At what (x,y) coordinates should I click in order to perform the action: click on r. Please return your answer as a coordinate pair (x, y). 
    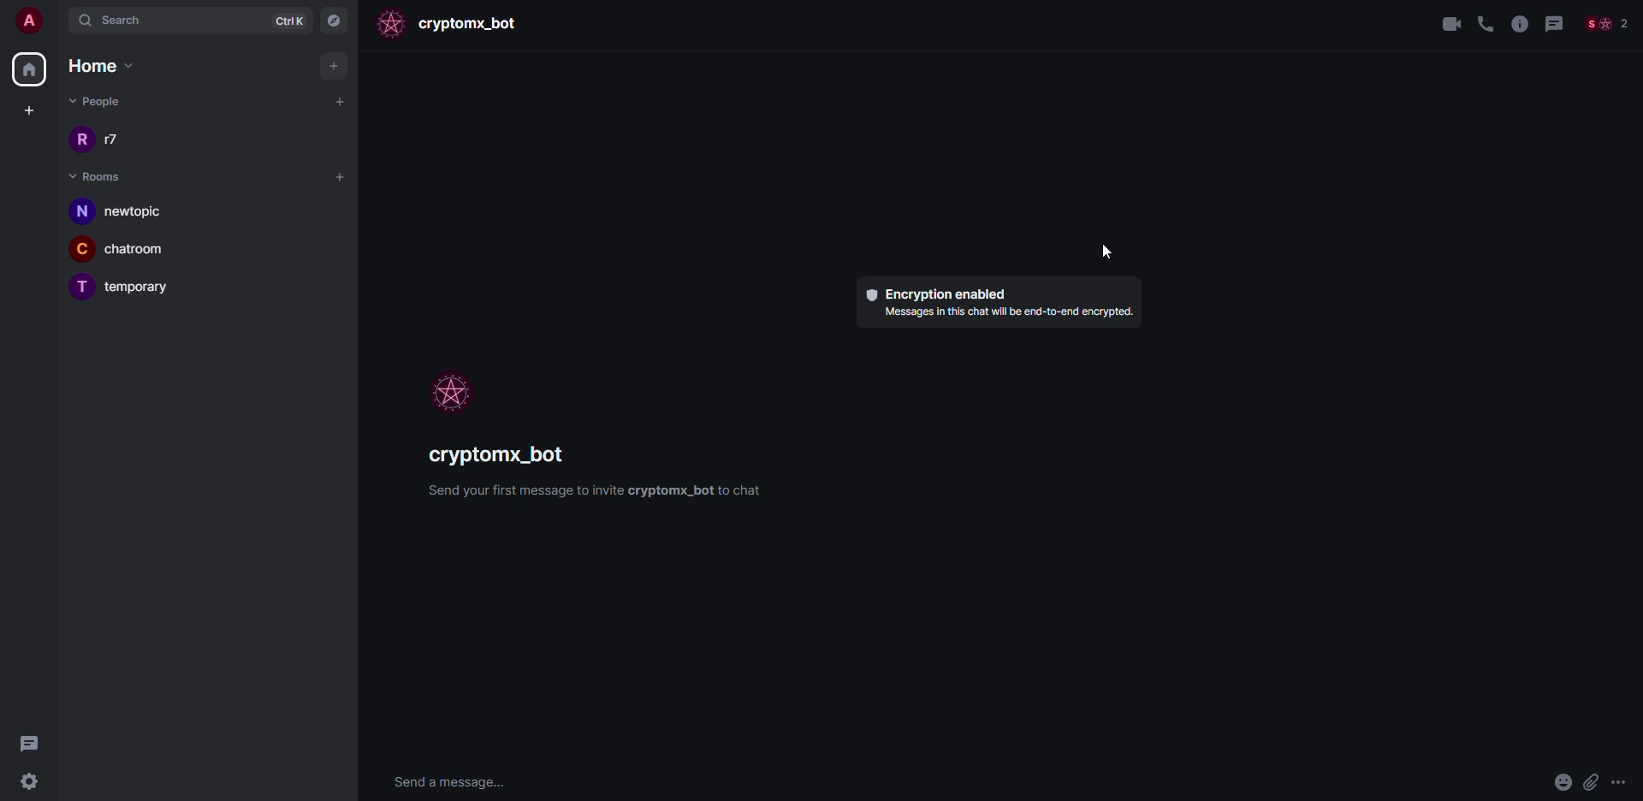
    Looking at the image, I should click on (82, 140).